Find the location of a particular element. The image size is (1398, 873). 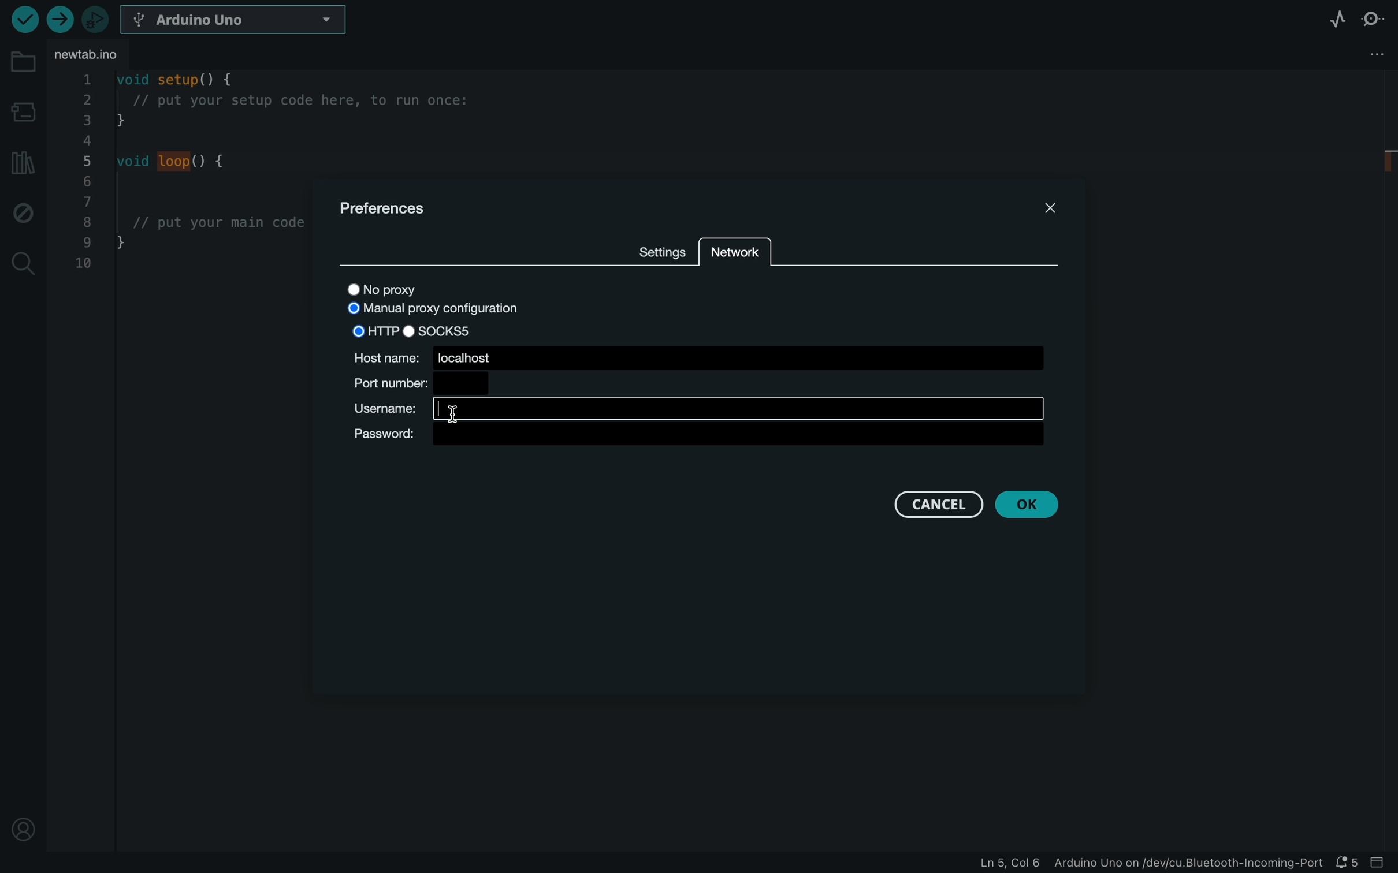

file setting is located at coordinates (1349, 55).